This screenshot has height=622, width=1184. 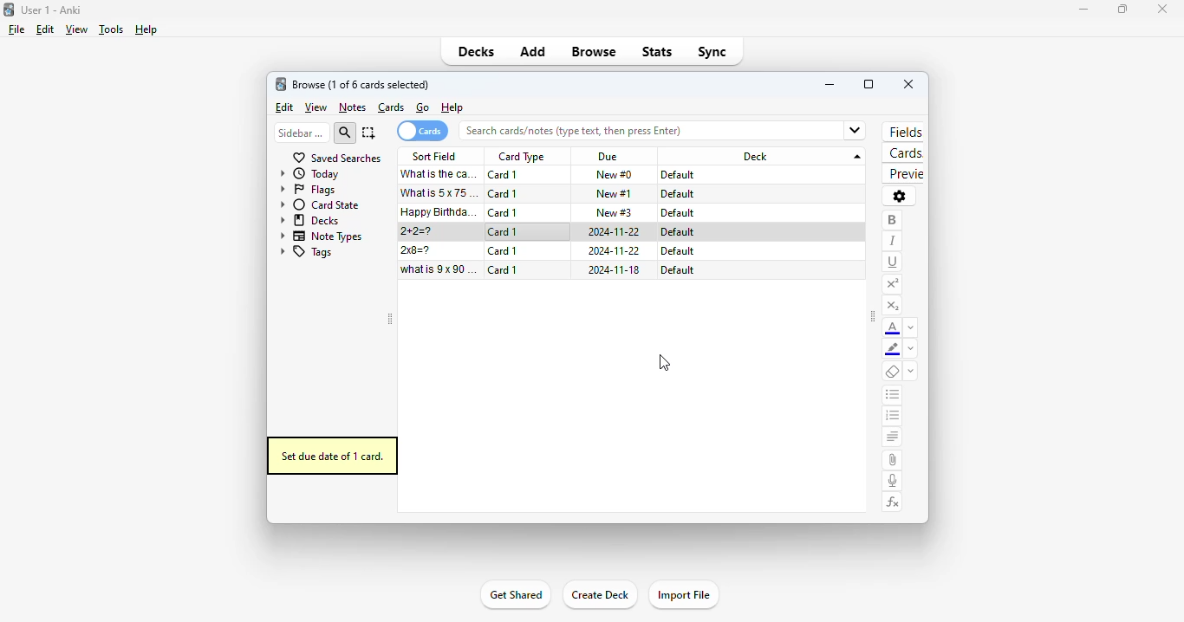 What do you see at coordinates (892, 241) in the screenshot?
I see `italic` at bounding box center [892, 241].